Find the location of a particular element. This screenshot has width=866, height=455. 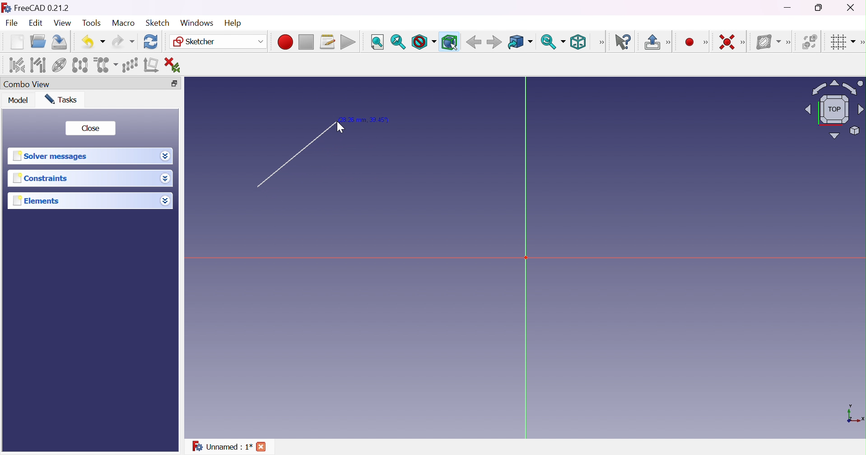

Constrain coincident is located at coordinates (726, 42).